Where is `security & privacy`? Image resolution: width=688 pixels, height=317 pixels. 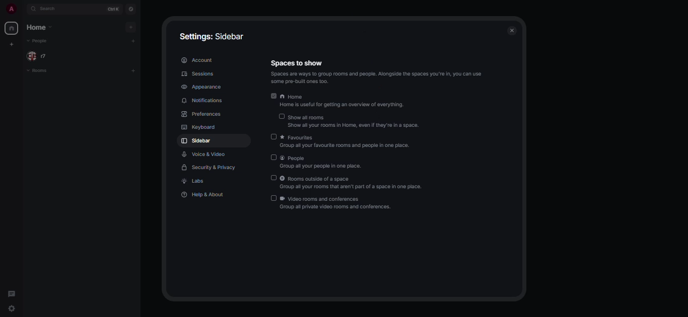
security & privacy is located at coordinates (210, 167).